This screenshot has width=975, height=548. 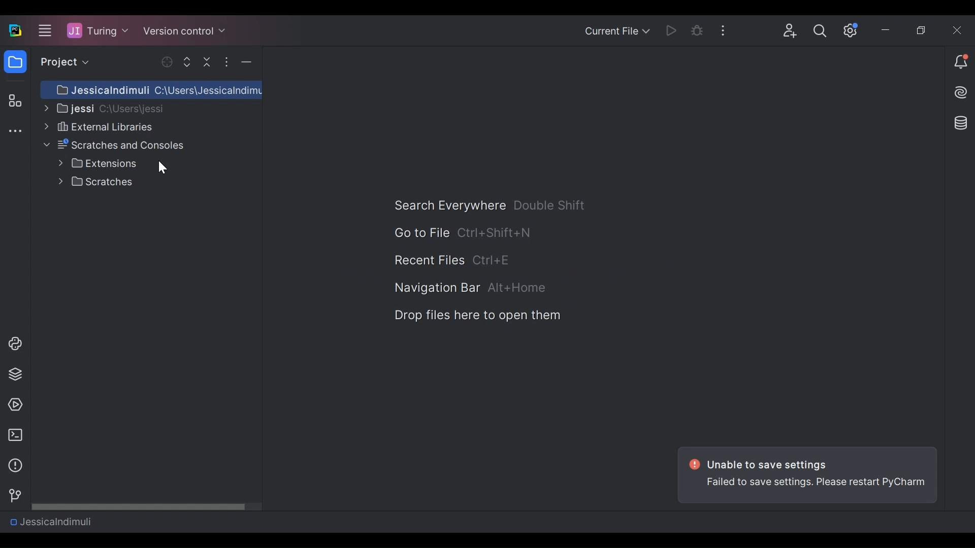 What do you see at coordinates (98, 182) in the screenshot?
I see `Scratches` at bounding box center [98, 182].